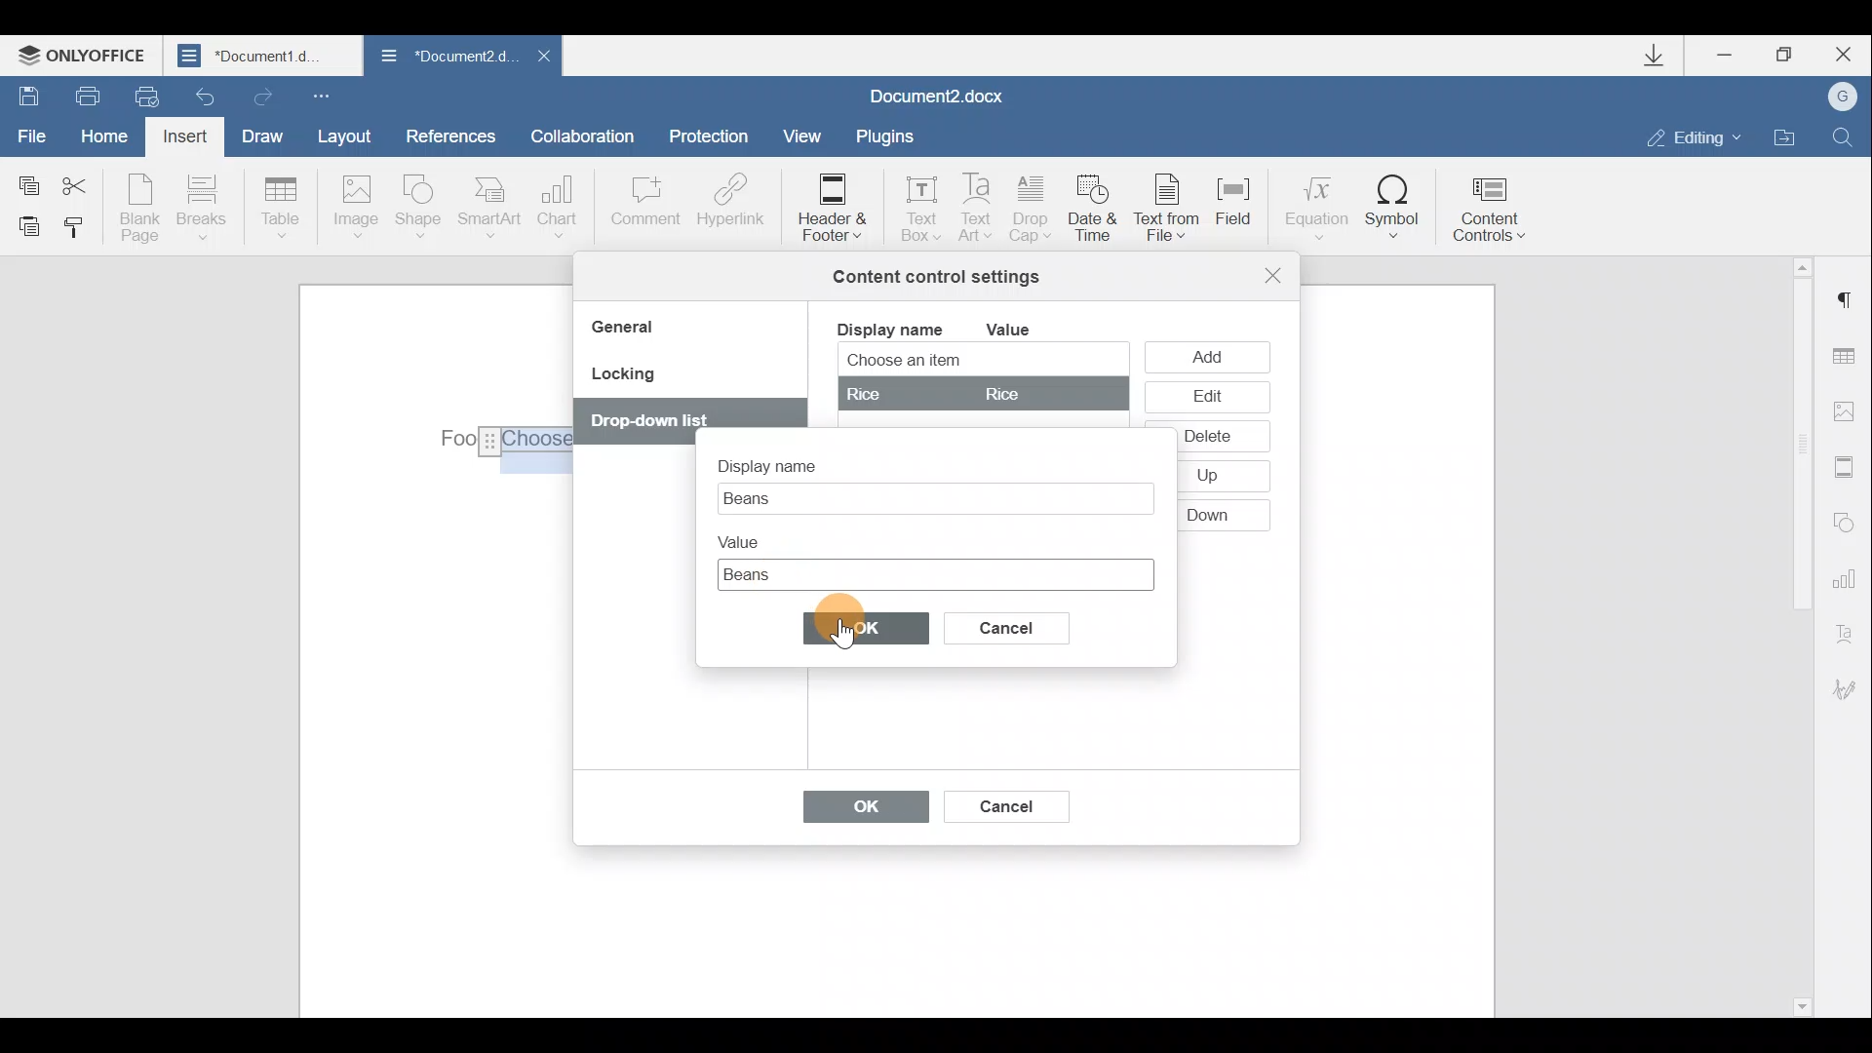 The image size is (1872, 1053). I want to click on Insert, so click(187, 140).